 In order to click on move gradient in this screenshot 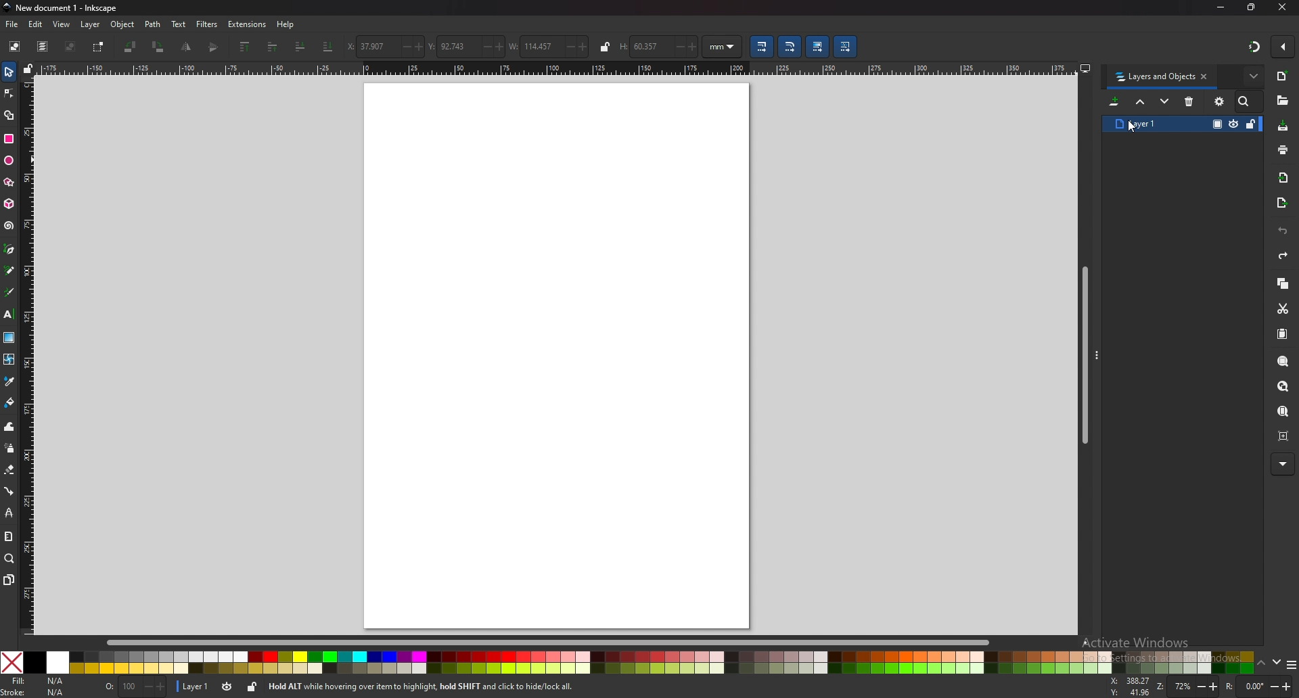, I will do `click(817, 47)`.